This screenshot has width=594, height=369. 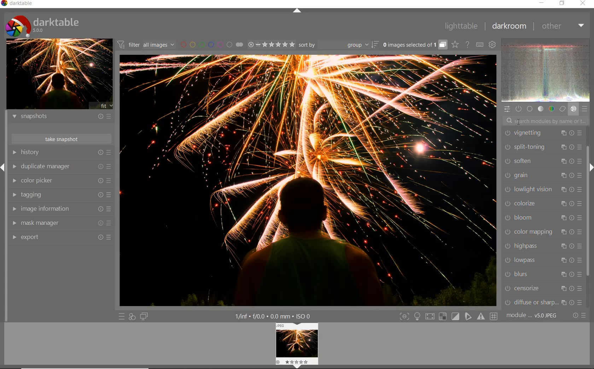 What do you see at coordinates (530, 109) in the screenshot?
I see `base` at bounding box center [530, 109].